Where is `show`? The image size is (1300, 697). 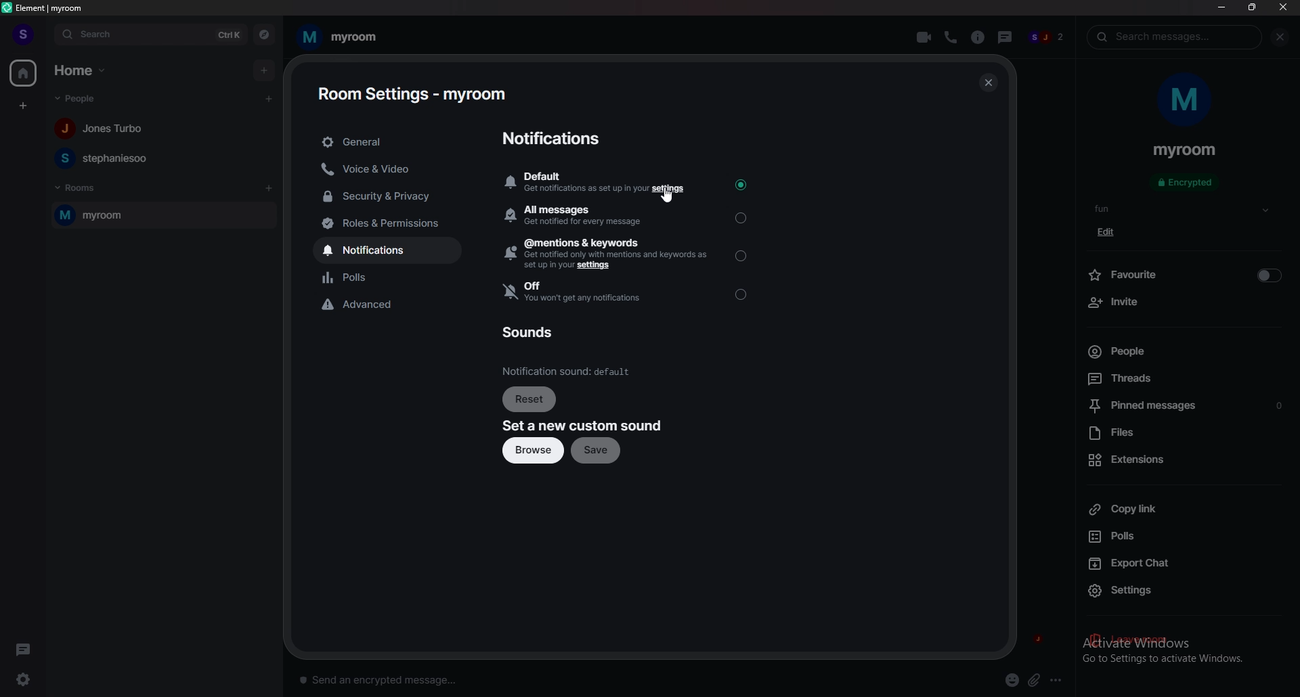
show is located at coordinates (1265, 210).